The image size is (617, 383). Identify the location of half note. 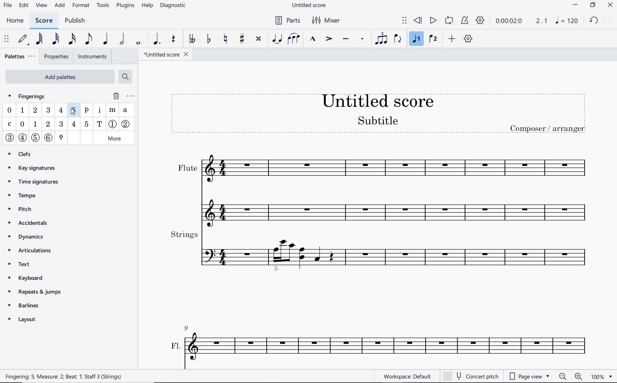
(123, 39).